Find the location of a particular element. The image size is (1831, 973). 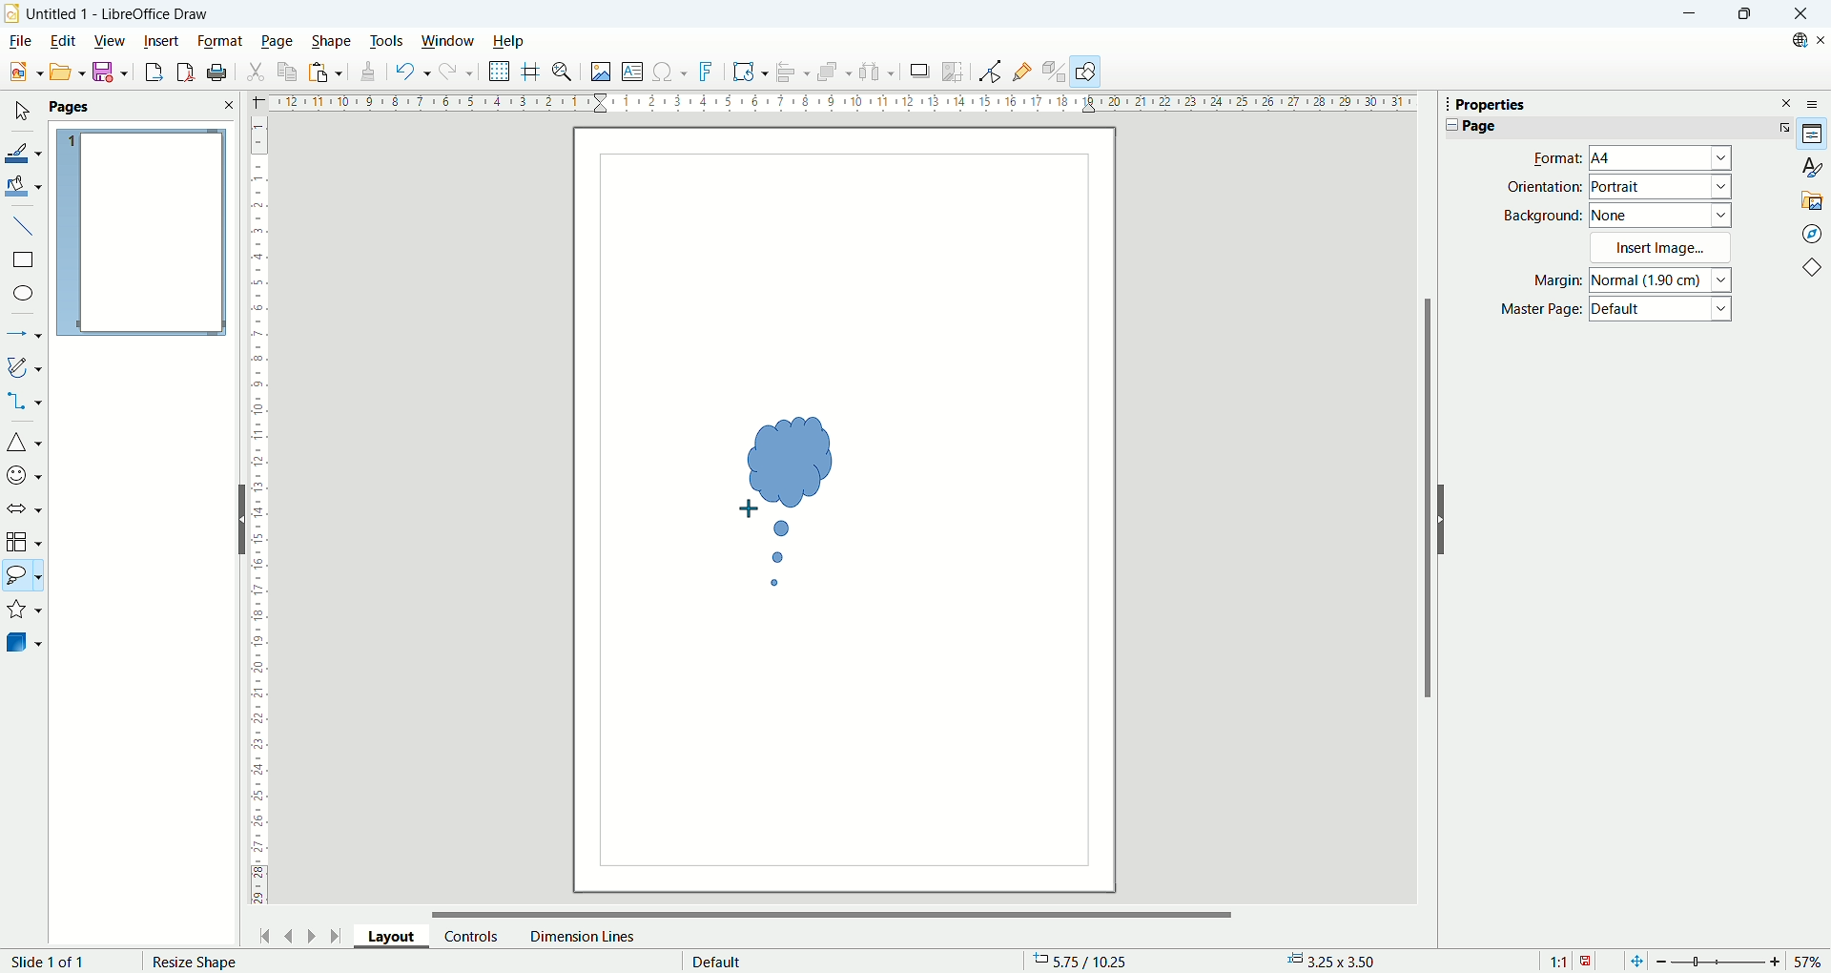

Close sidebar deck is located at coordinates (1787, 102).